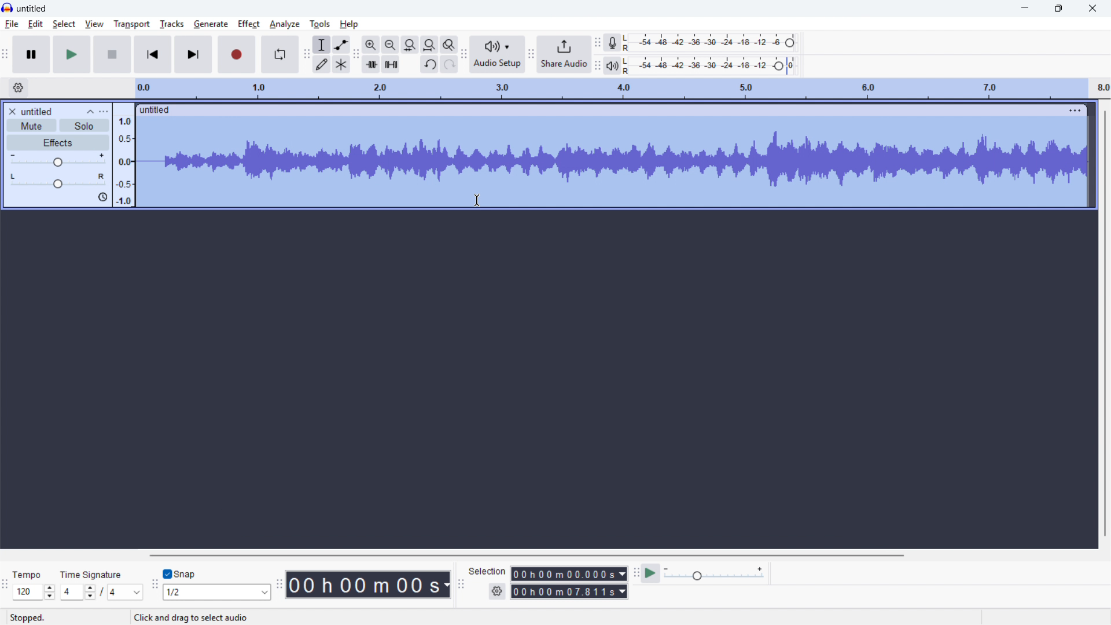  Describe the element at coordinates (1091, 8) in the screenshot. I see `close ` at that location.